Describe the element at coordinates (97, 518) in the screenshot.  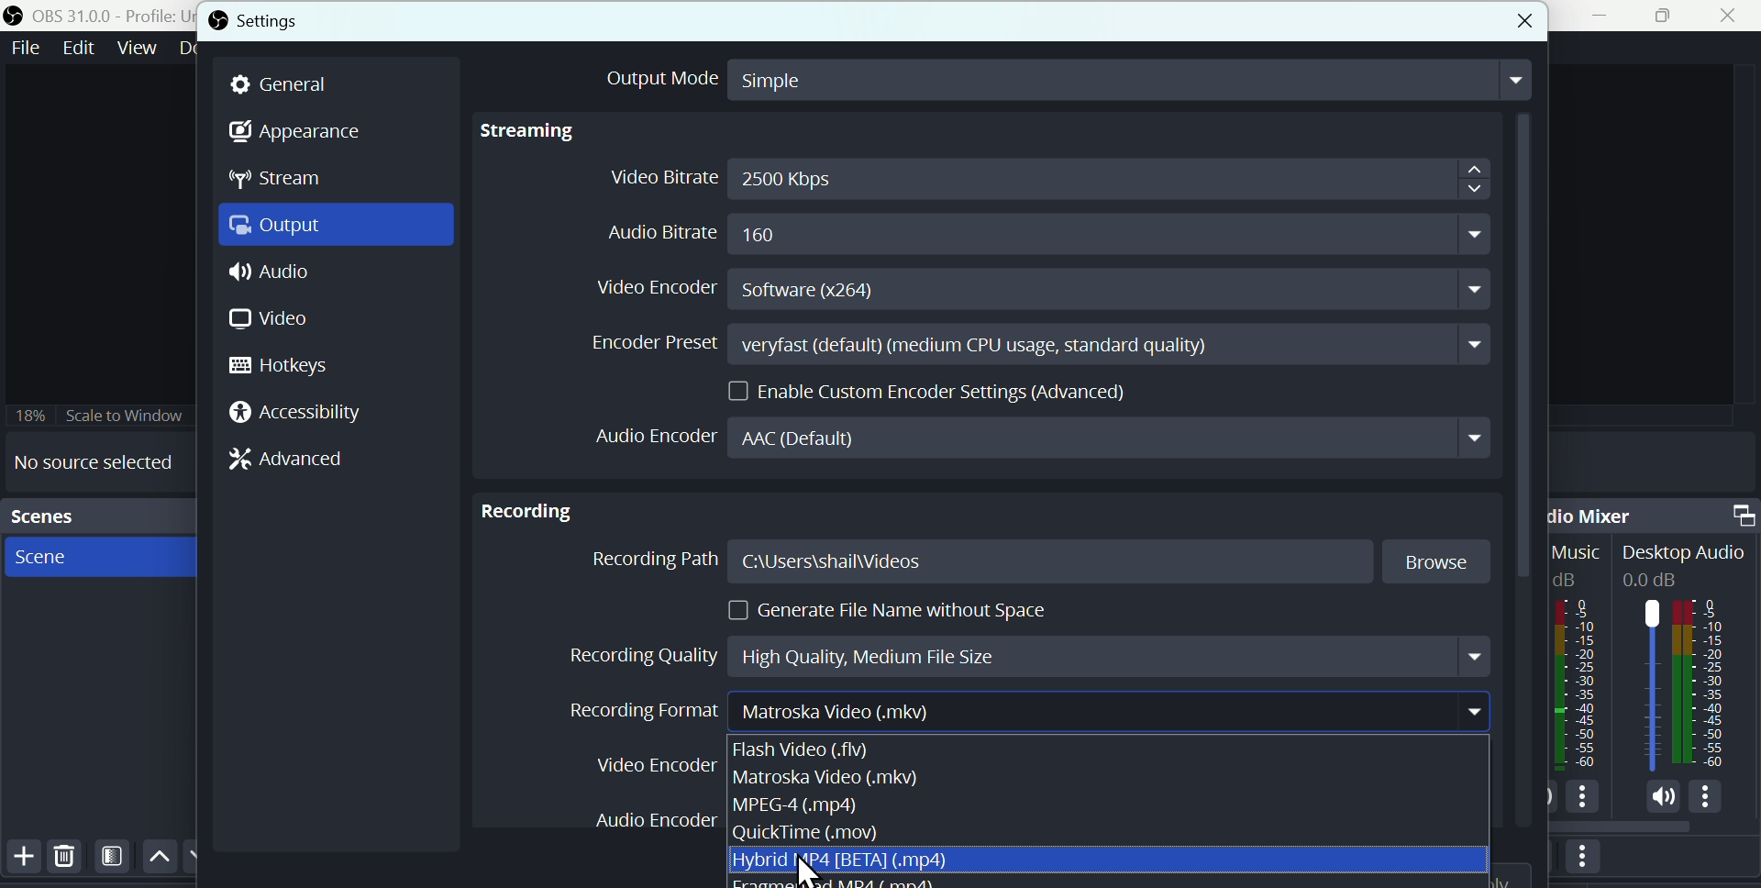
I see `scenes` at that location.